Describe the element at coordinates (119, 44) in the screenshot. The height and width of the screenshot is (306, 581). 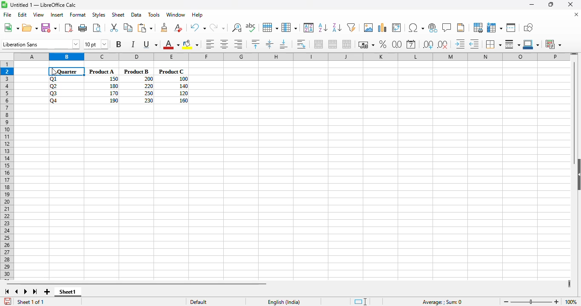
I see `bold` at that location.